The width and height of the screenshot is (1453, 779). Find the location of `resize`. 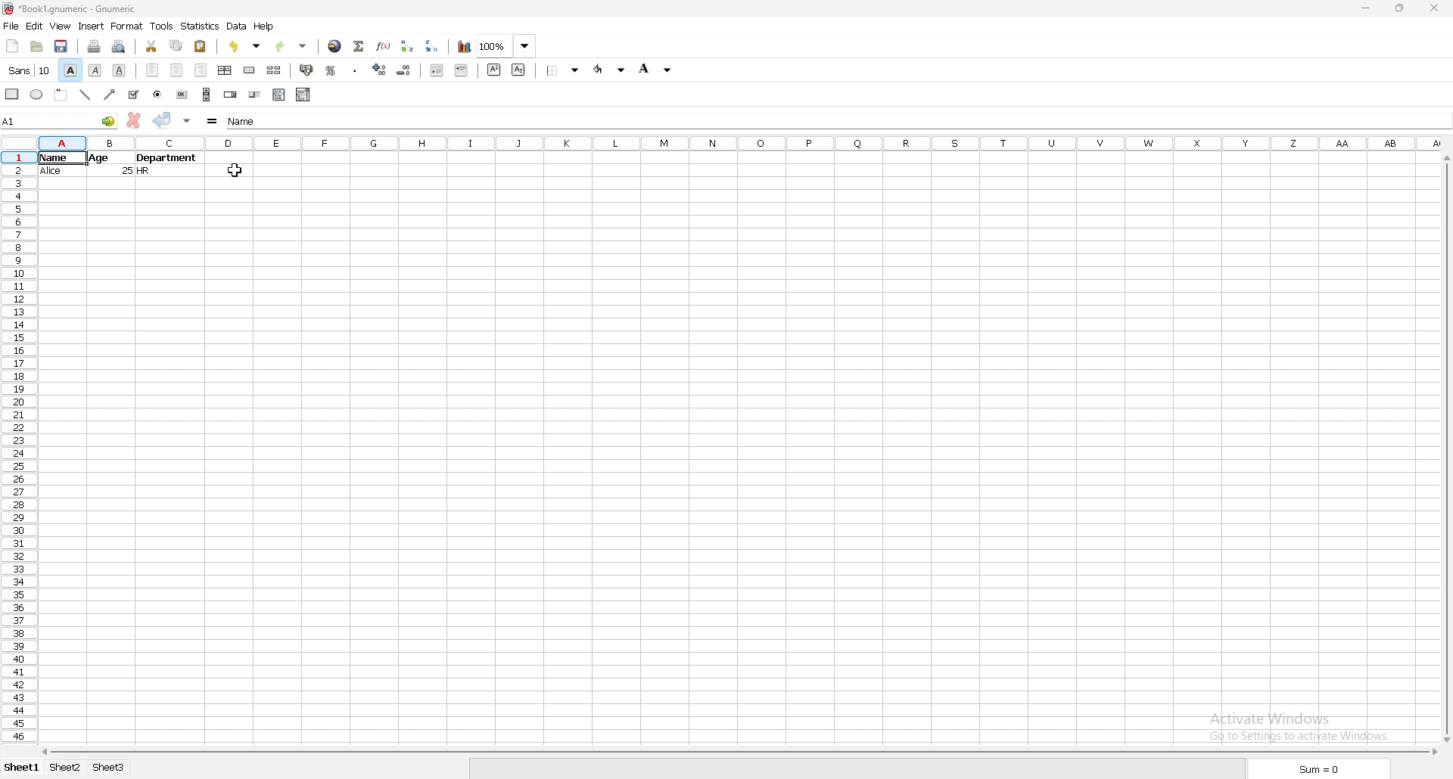

resize is located at coordinates (1398, 8).